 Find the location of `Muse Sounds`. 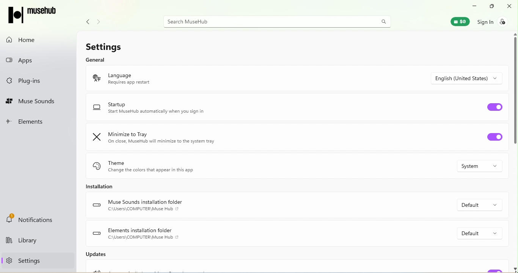

Muse Sounds is located at coordinates (37, 101).